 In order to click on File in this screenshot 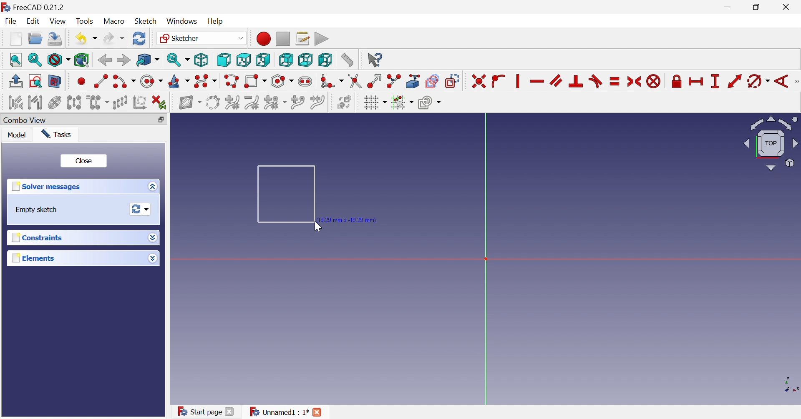, I will do `click(13, 22)`.